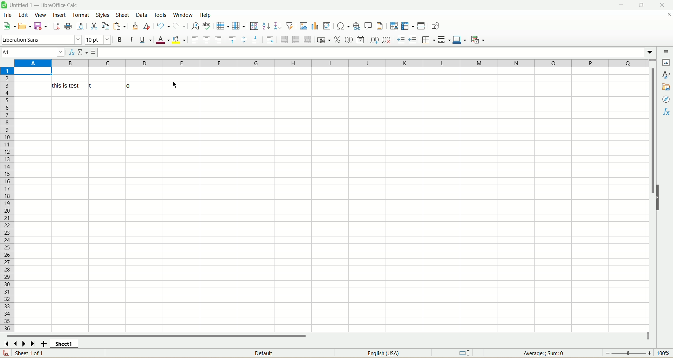 Image resolution: width=673 pixels, height=358 pixels. I want to click on header and footers, so click(380, 26).